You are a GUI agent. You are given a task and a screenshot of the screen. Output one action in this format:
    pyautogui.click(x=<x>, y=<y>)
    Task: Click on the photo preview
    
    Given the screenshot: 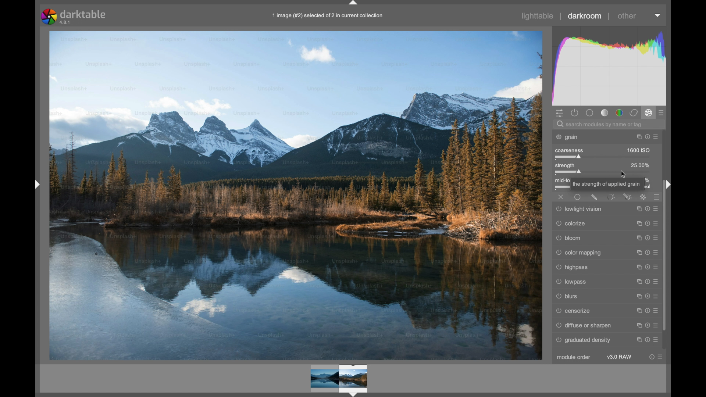 What is the action you would take?
    pyautogui.click(x=296, y=195)
    